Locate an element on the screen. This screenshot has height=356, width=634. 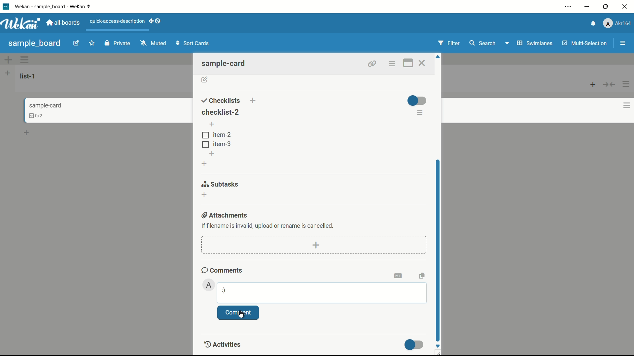
close card is located at coordinates (424, 63).